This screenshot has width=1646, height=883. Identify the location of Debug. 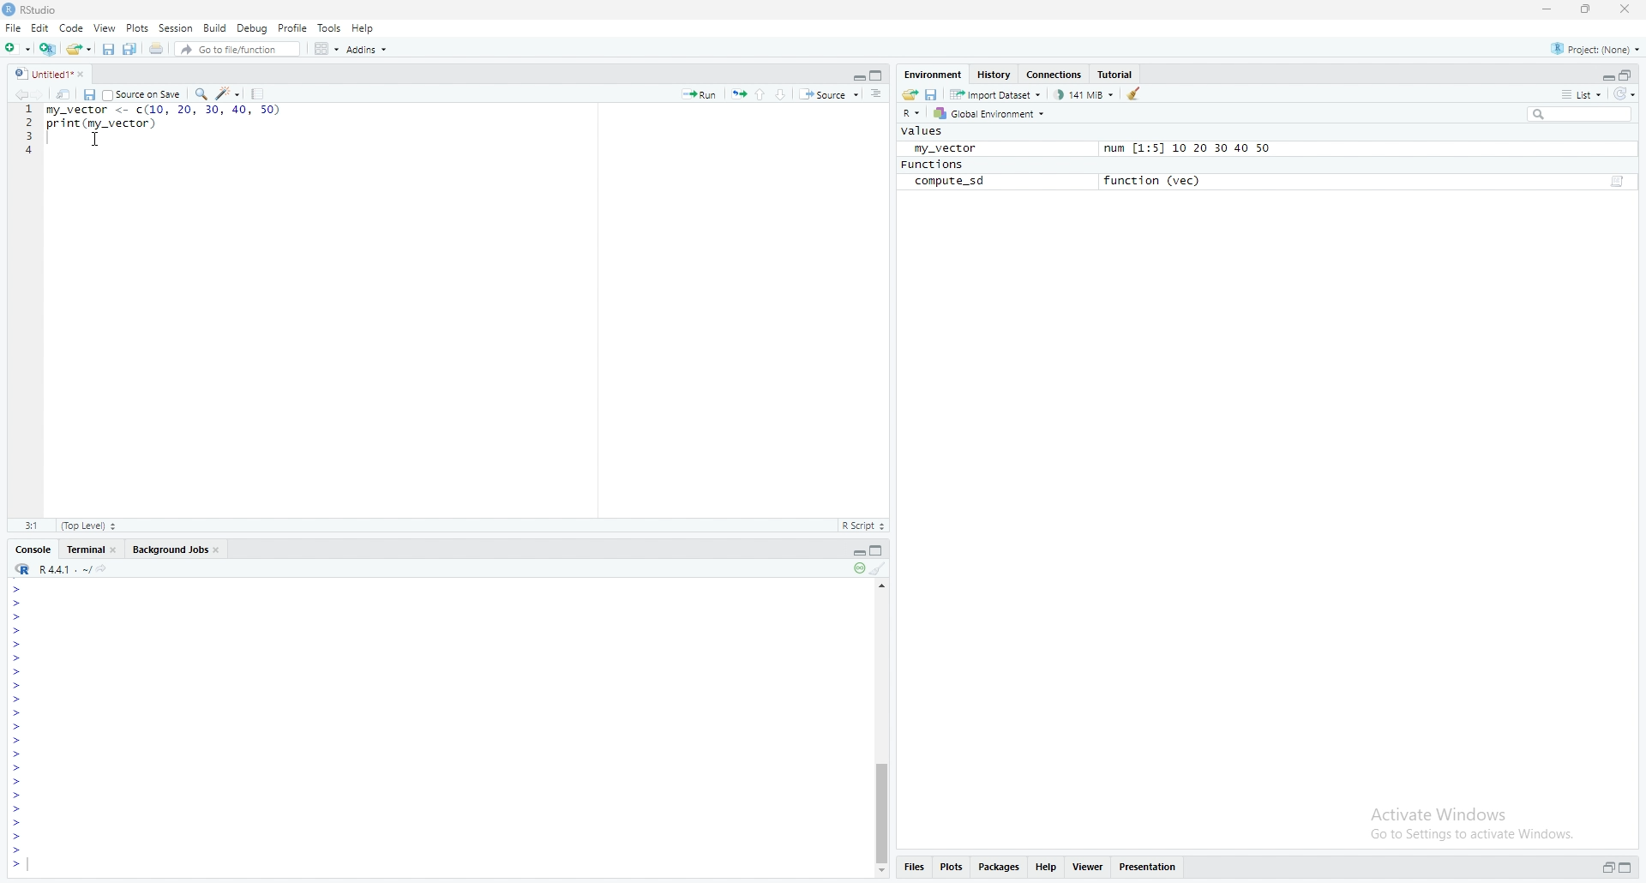
(252, 27).